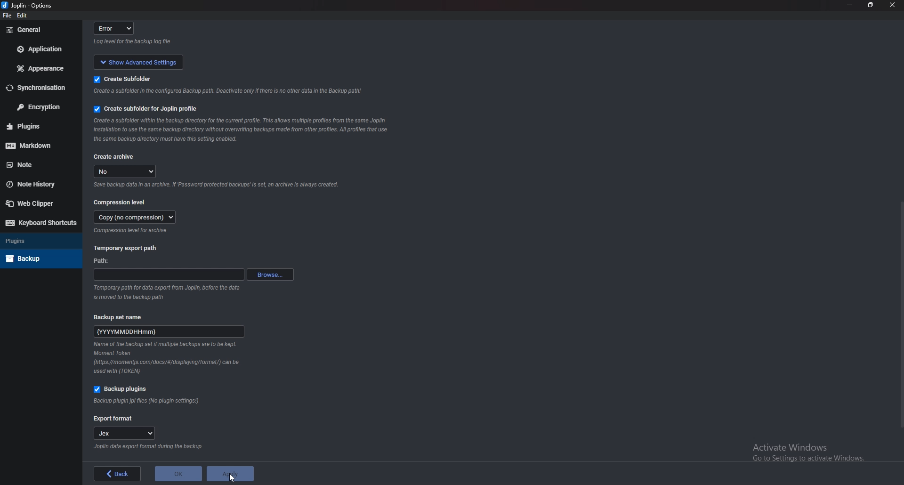 The width and height of the screenshot is (904, 485). I want to click on error, so click(117, 28).